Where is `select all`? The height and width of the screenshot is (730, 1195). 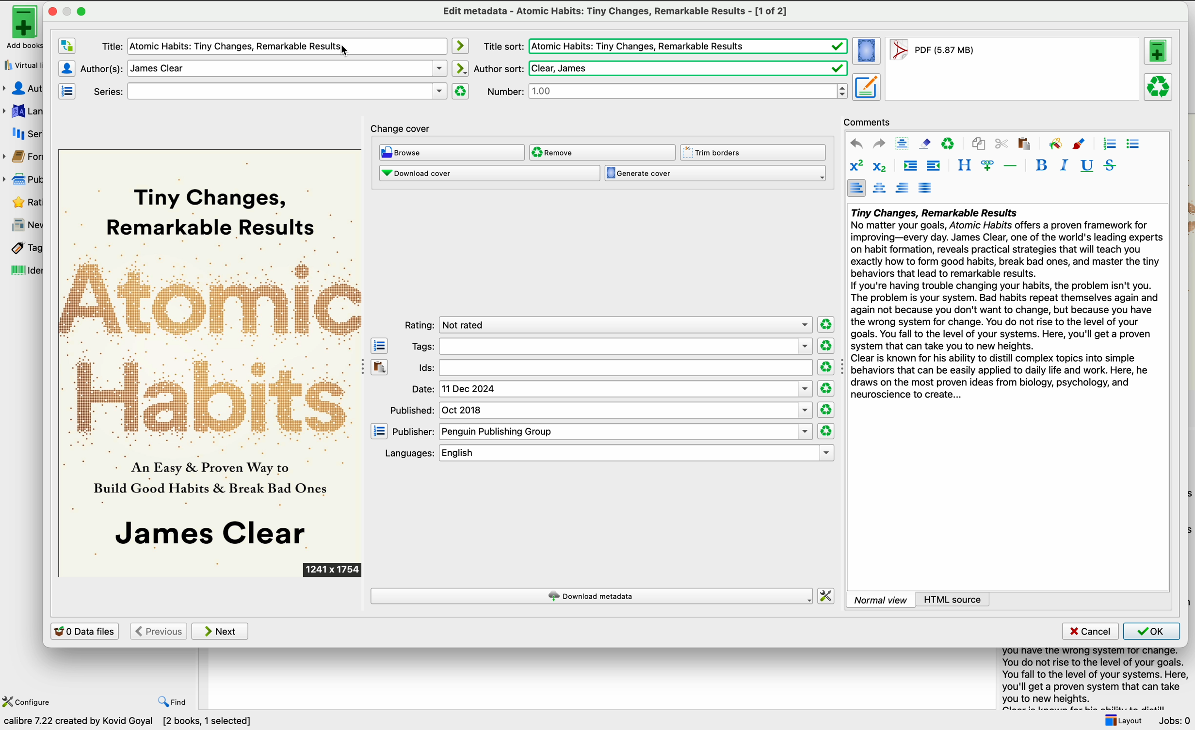
select all is located at coordinates (903, 143).